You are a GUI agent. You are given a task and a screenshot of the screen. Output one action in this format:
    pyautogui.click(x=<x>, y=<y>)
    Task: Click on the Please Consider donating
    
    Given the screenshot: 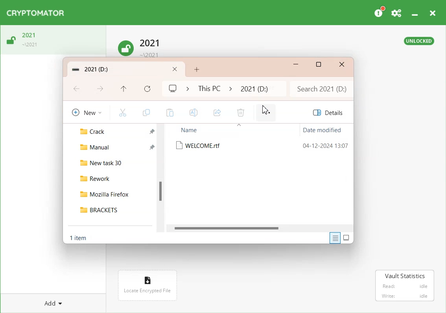 What is the action you would take?
    pyautogui.click(x=379, y=12)
    